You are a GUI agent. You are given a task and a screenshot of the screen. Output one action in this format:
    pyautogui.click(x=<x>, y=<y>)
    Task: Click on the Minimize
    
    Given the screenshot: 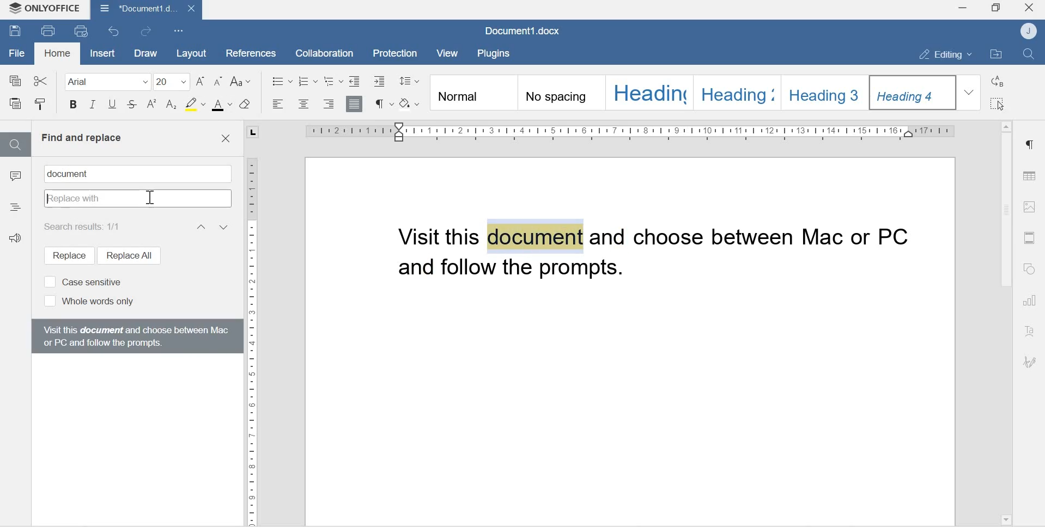 What is the action you would take?
    pyautogui.click(x=962, y=9)
    